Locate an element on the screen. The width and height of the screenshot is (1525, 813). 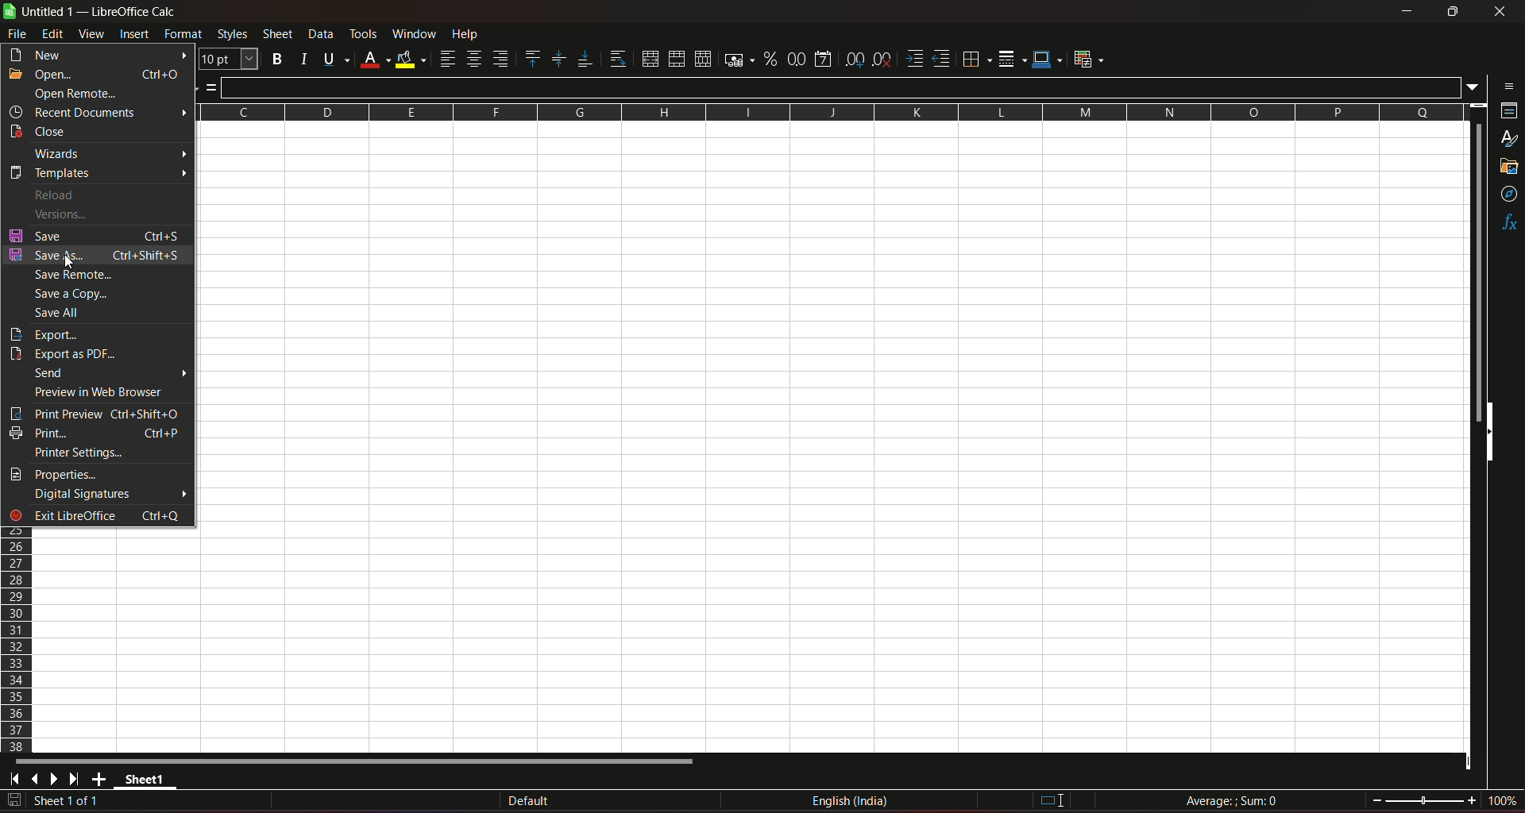
wizards is located at coordinates (109, 153).